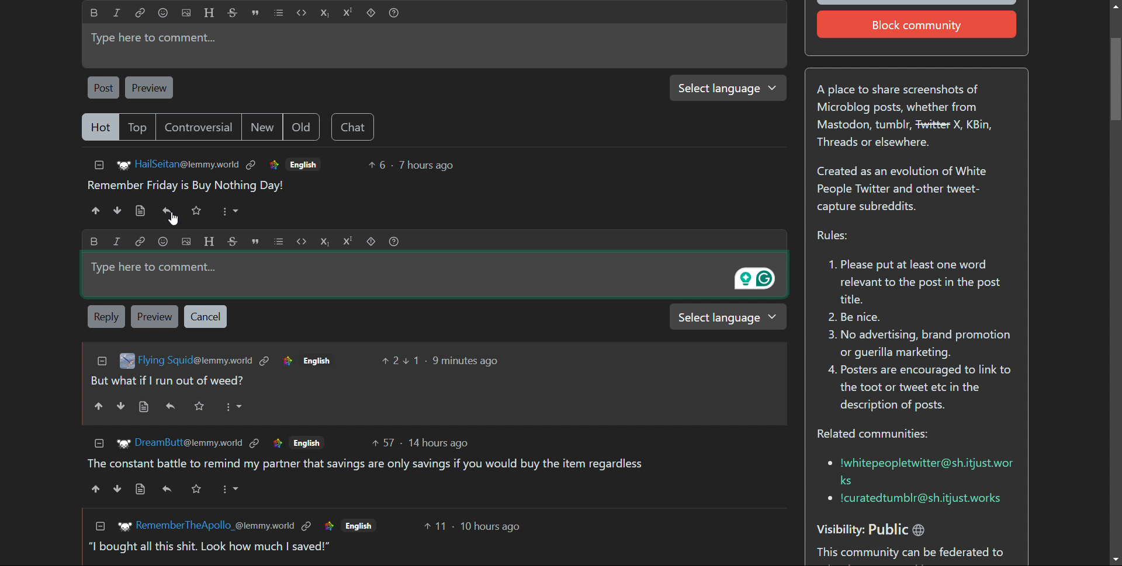 The image size is (1122, 566). What do you see at coordinates (94, 211) in the screenshot?
I see `upvotes` at bounding box center [94, 211].